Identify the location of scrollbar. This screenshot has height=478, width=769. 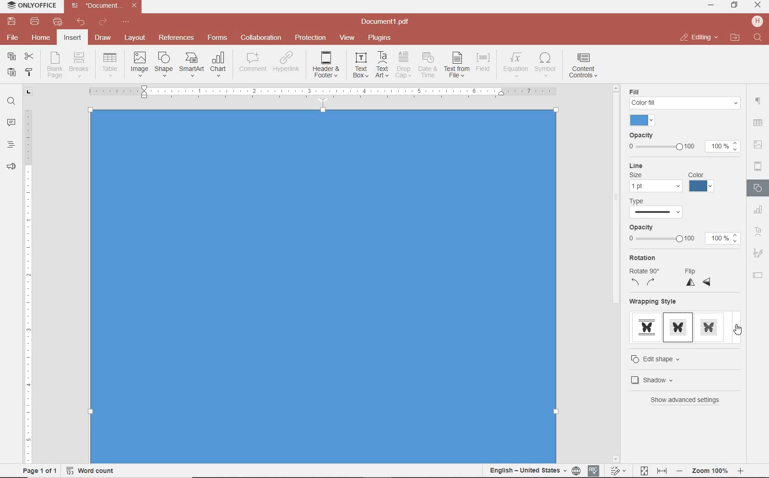
(745, 355).